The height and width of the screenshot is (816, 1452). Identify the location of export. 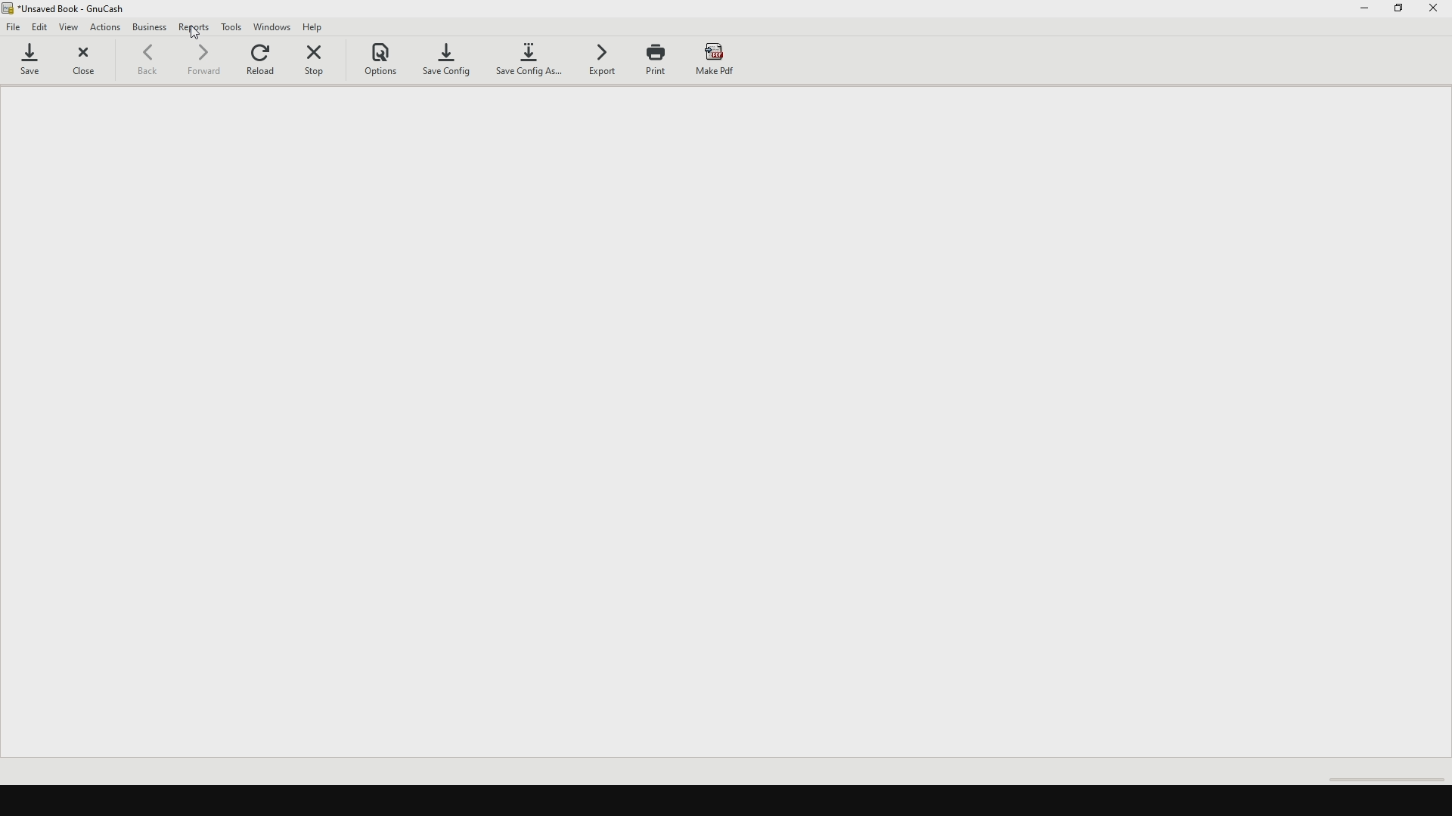
(603, 63).